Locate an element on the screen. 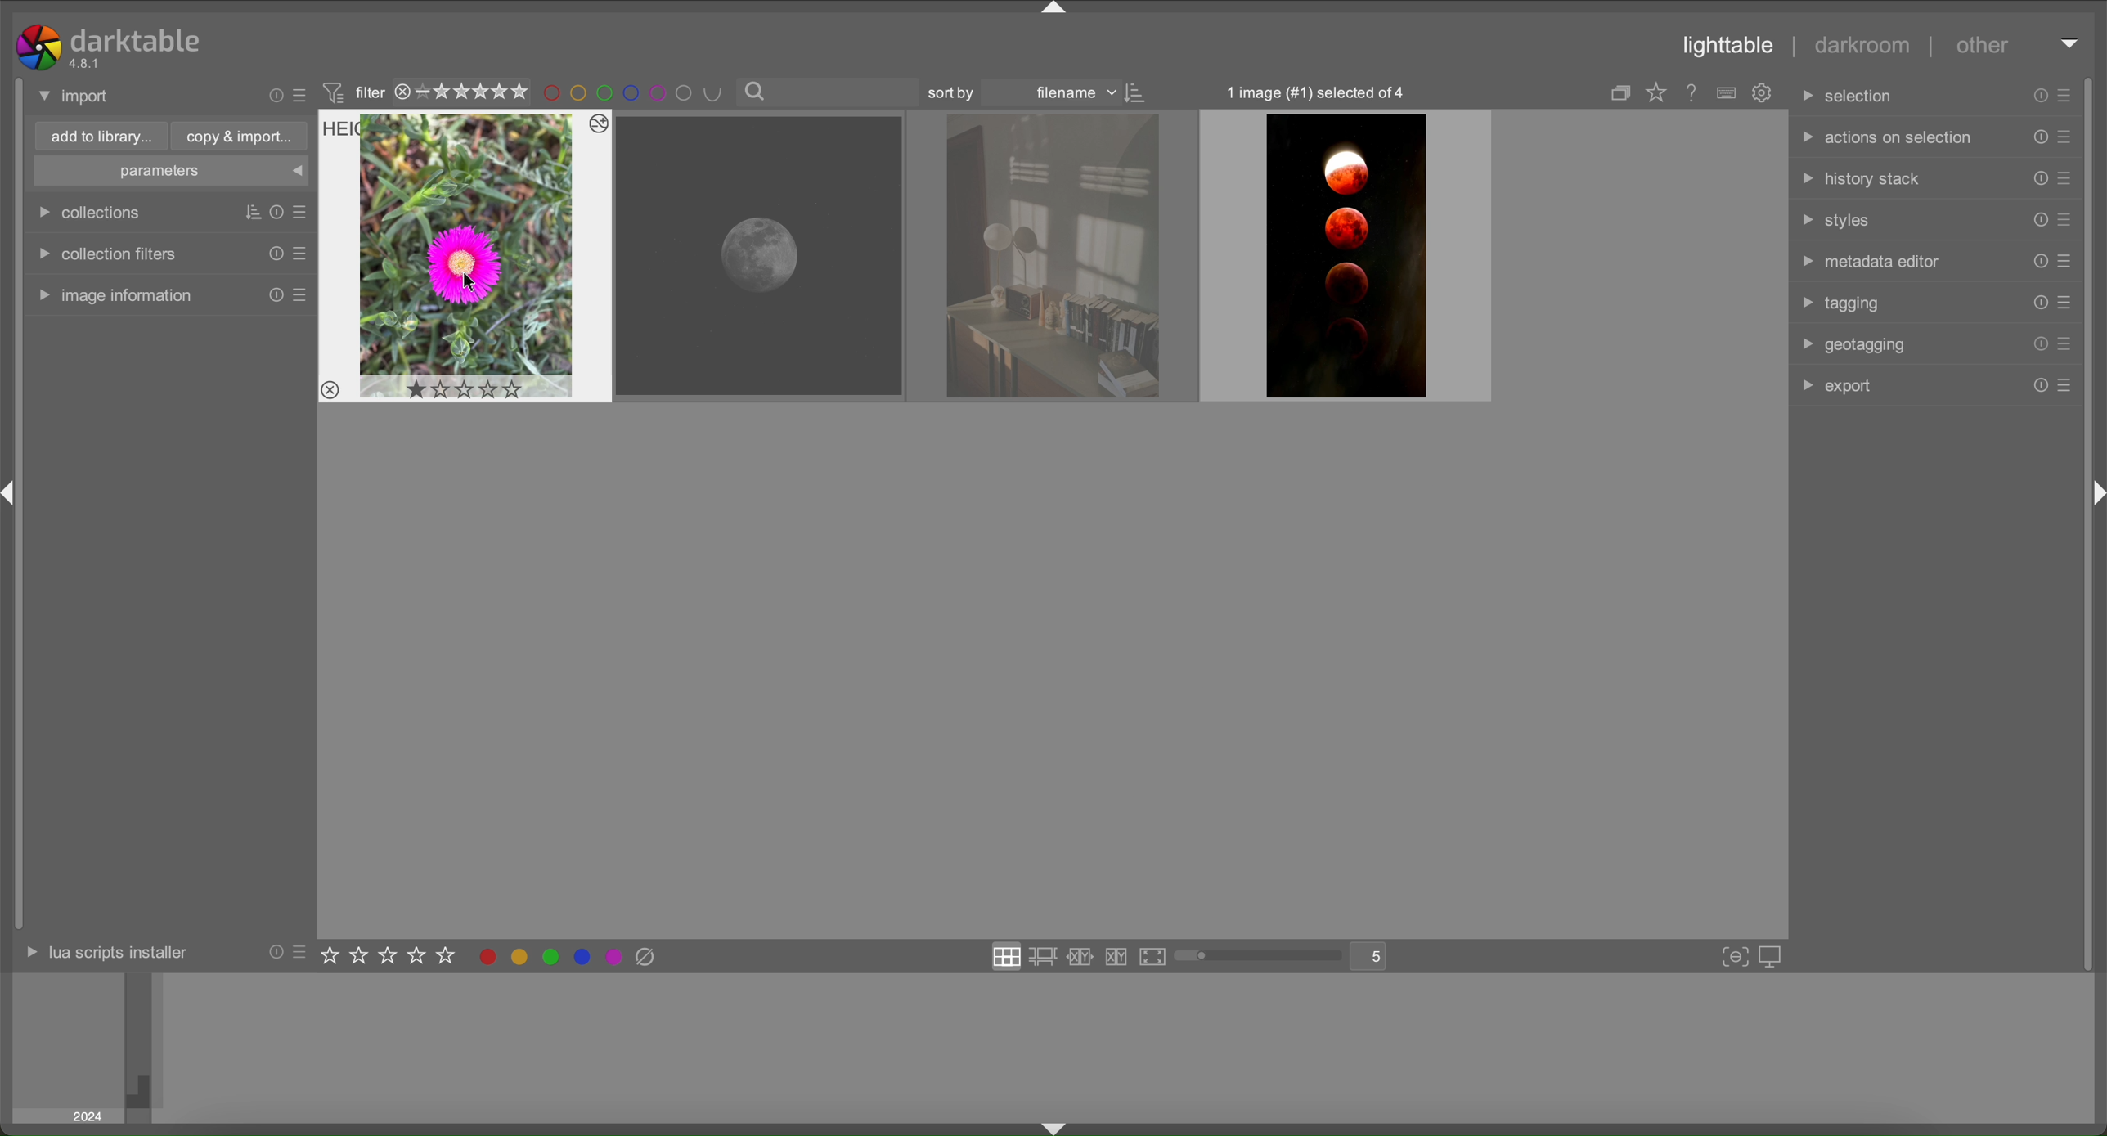 The width and height of the screenshot is (2107, 1136). image is located at coordinates (1346, 257).